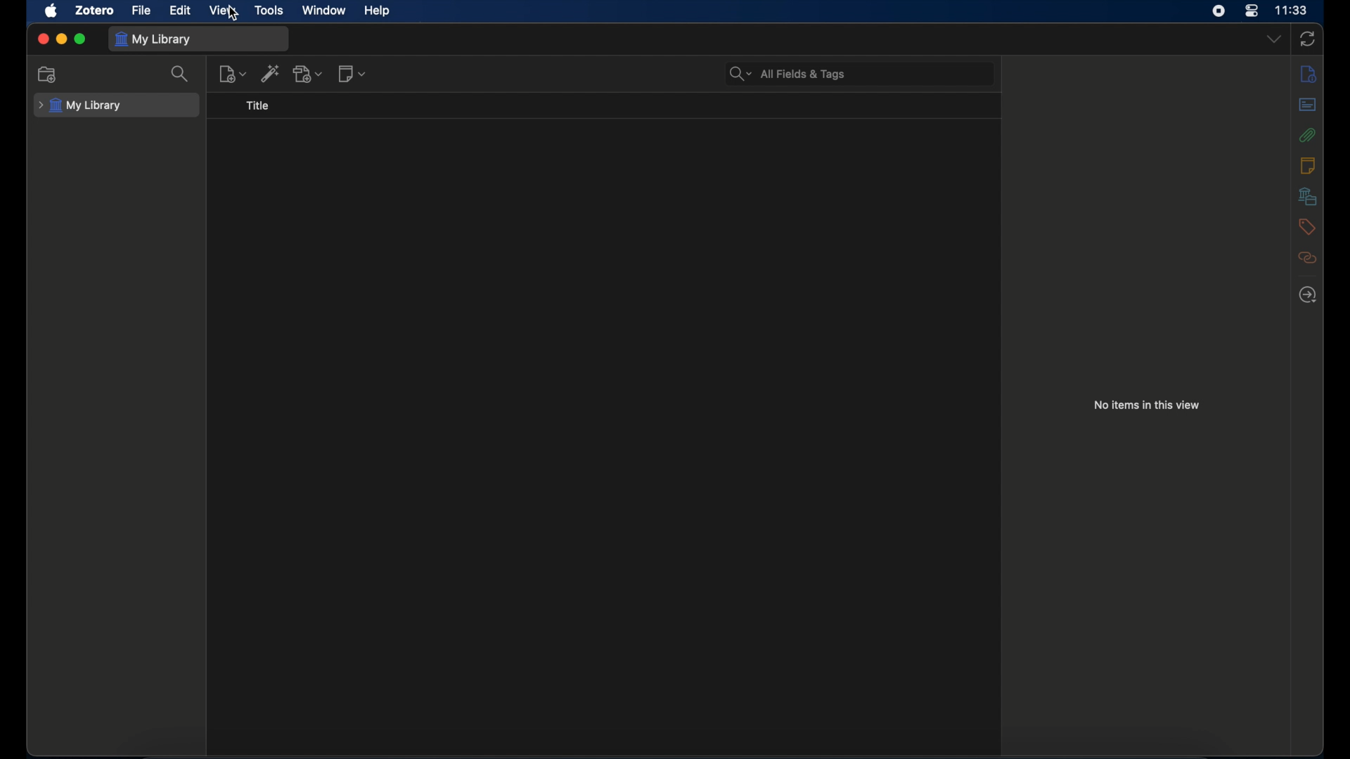  Describe the element at coordinates (1292, 9) in the screenshot. I see `time` at that location.